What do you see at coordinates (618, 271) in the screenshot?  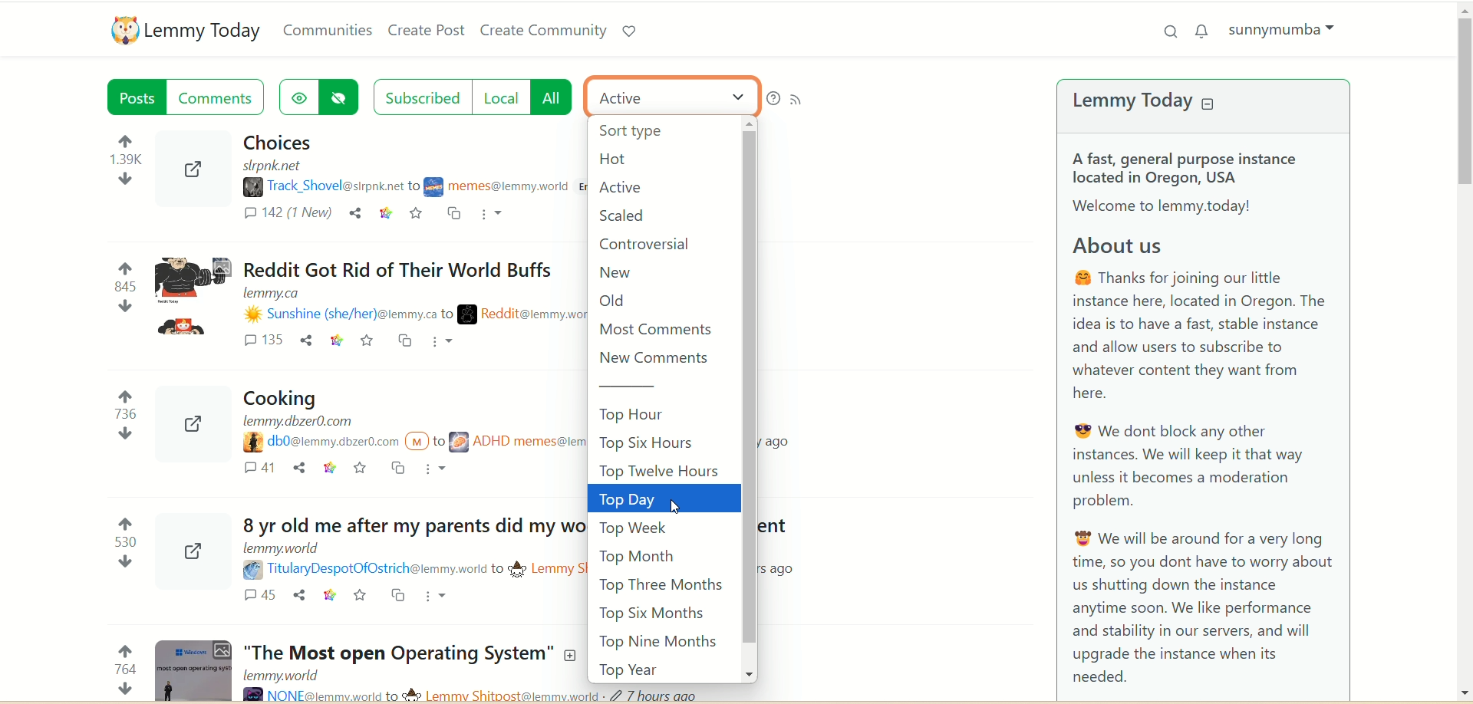 I see `new` at bounding box center [618, 271].